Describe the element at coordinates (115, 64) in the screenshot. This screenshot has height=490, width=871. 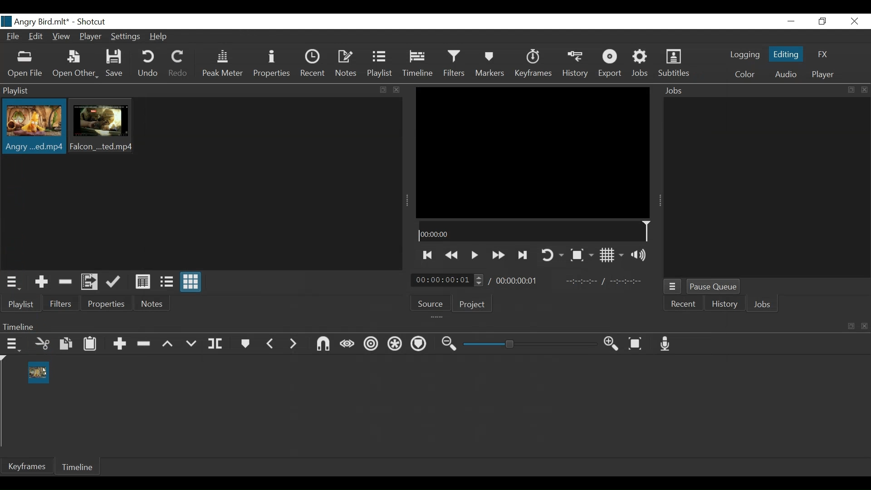
I see `Save` at that location.